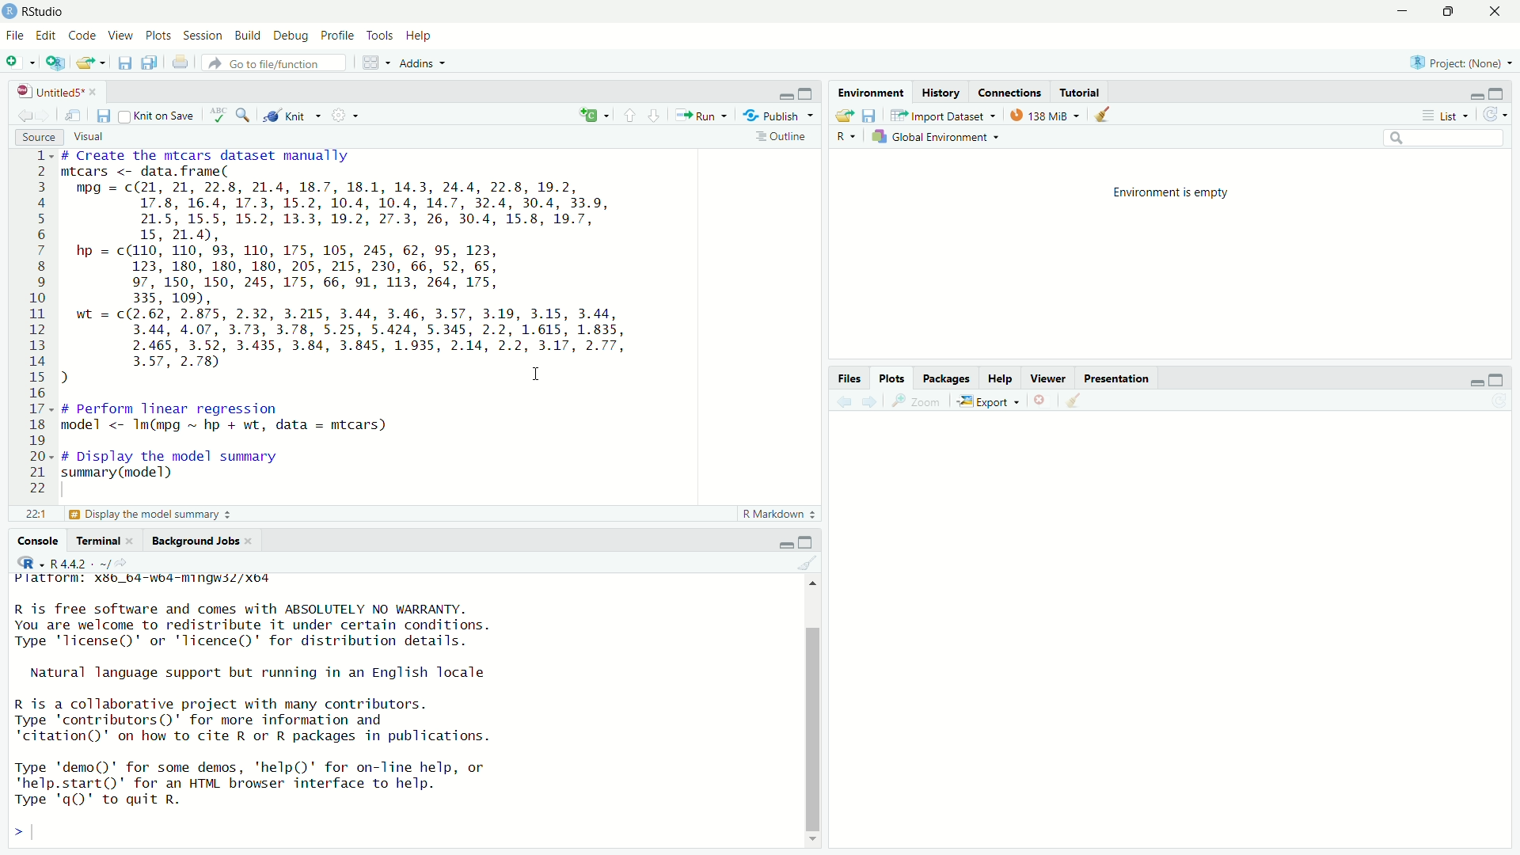 The height and width of the screenshot is (855, 1520). What do you see at coordinates (217, 116) in the screenshot?
I see `check spelling` at bounding box center [217, 116].